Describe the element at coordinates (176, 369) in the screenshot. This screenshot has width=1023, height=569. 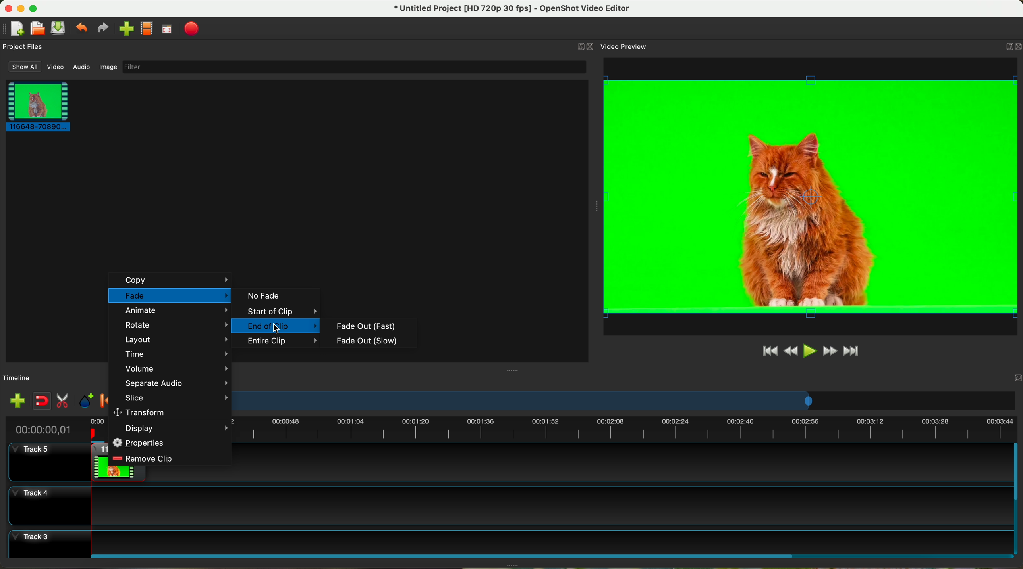
I see `volume` at that location.